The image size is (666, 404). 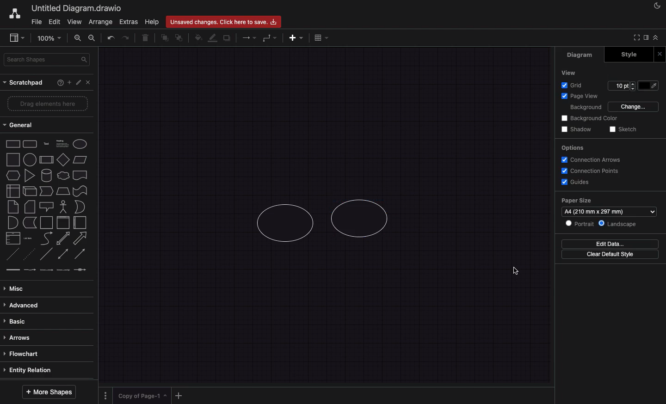 I want to click on background color, so click(x=589, y=118).